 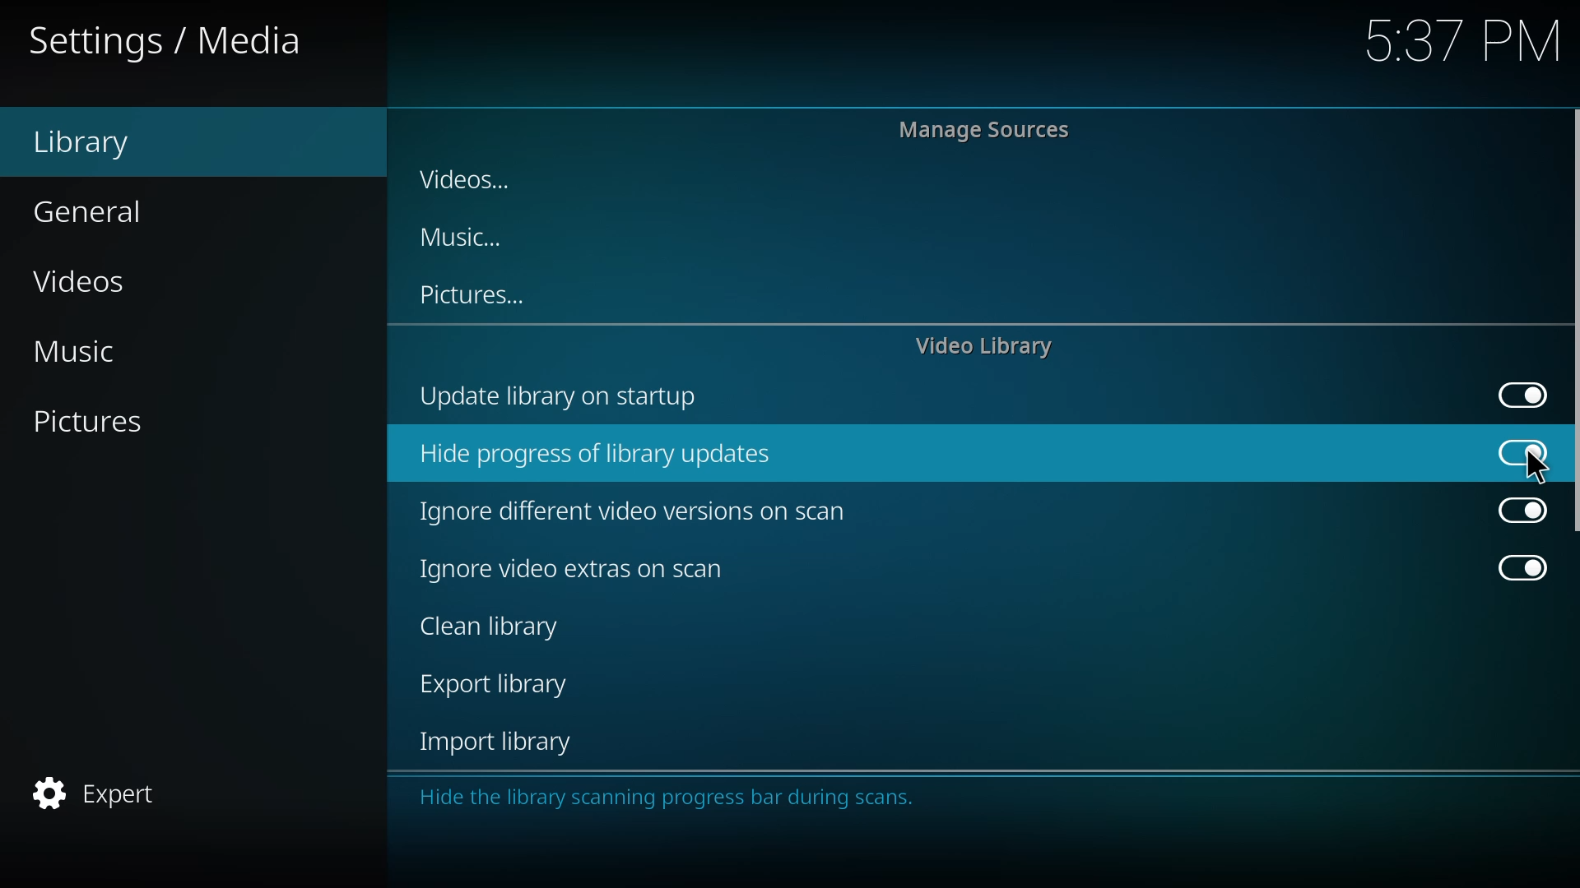 I want to click on library, so click(x=97, y=141).